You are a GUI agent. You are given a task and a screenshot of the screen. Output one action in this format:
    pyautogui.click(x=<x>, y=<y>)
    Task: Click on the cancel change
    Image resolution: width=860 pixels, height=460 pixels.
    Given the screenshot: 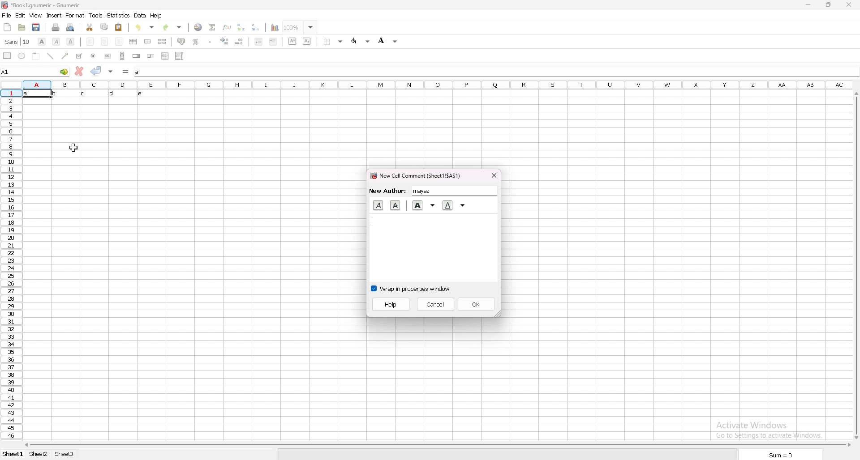 What is the action you would take?
    pyautogui.click(x=79, y=71)
    